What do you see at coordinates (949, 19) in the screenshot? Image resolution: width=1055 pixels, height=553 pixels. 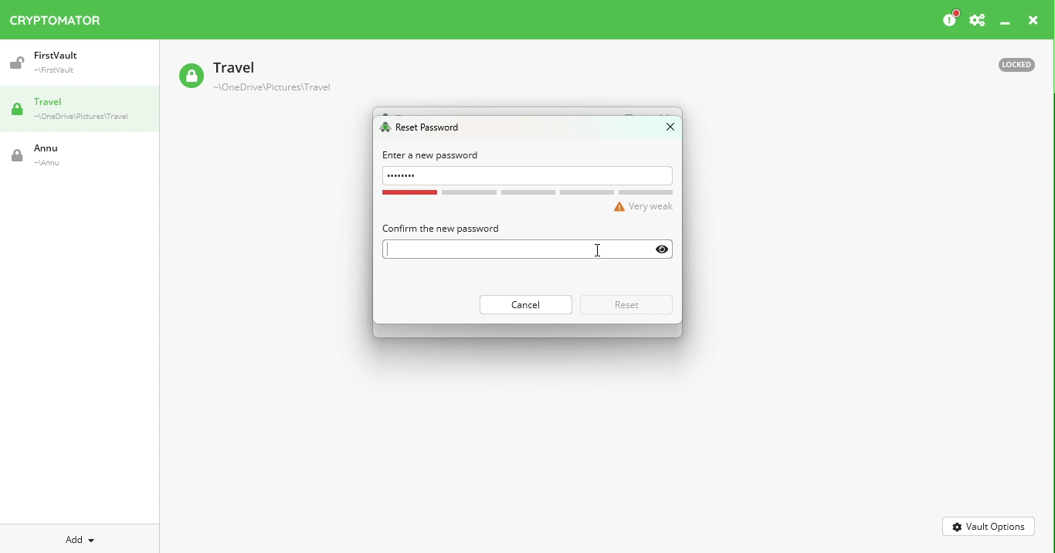 I see `Please consider donating` at bounding box center [949, 19].